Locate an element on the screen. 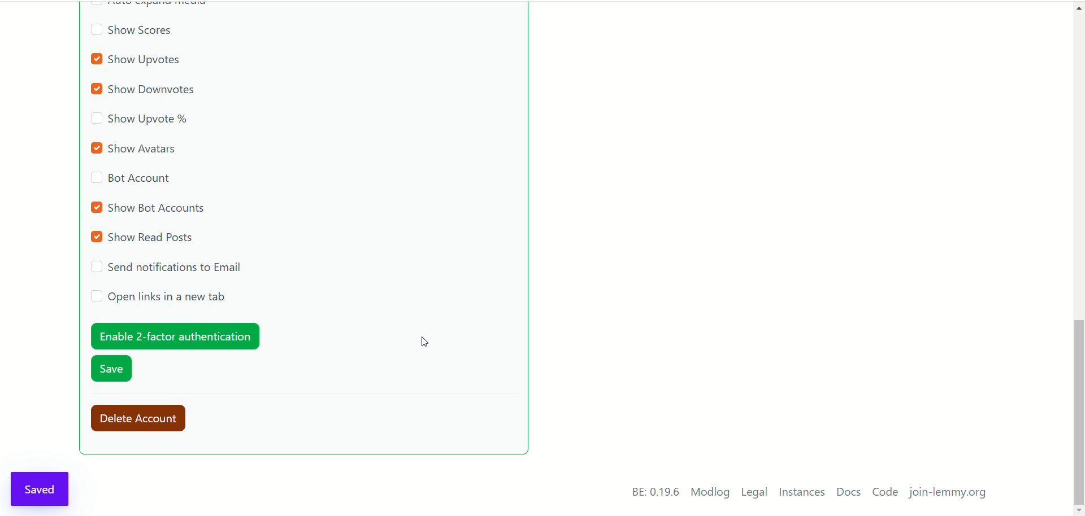  INSTANCES is located at coordinates (804, 493).